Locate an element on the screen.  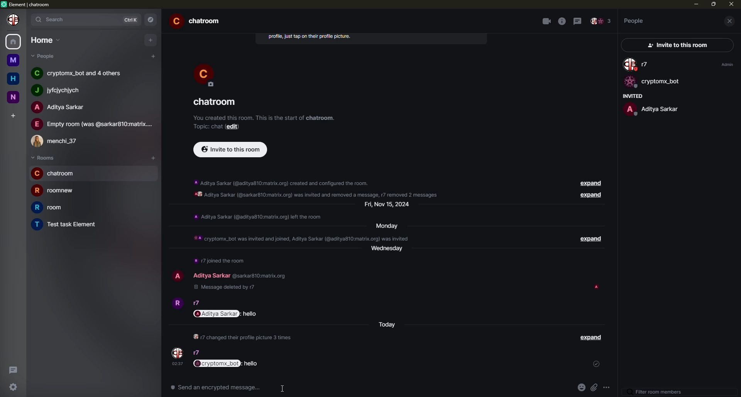
room is located at coordinates (54, 208).